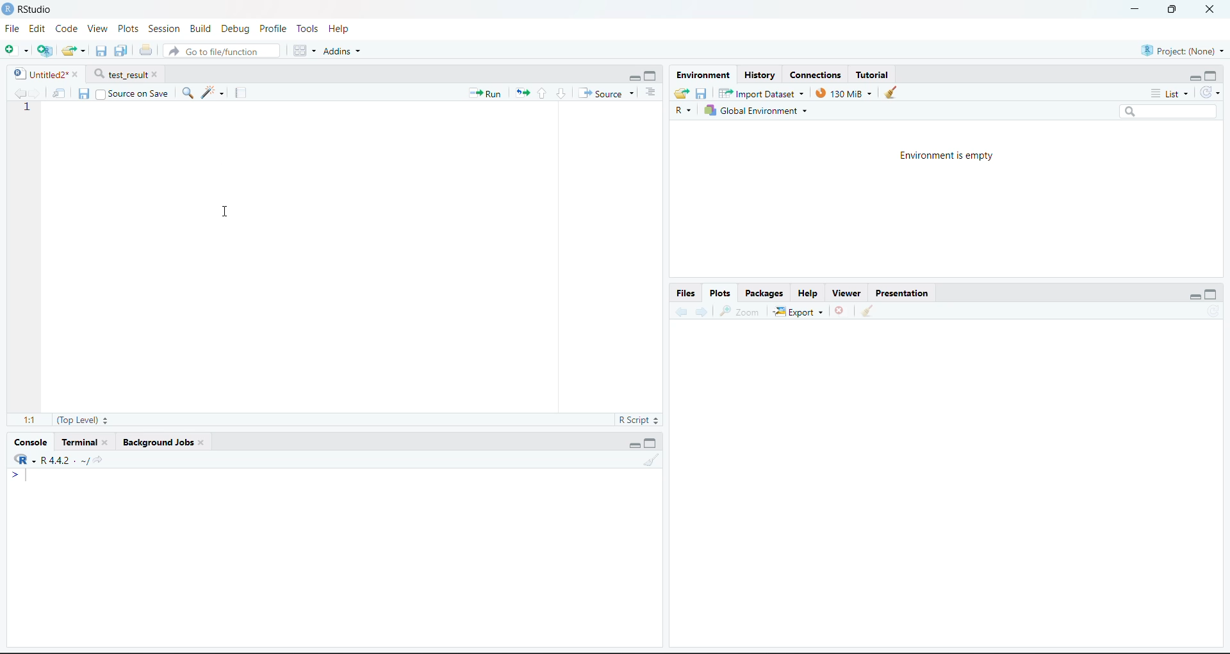 This screenshot has height=654, width=1230. What do you see at coordinates (1172, 113) in the screenshot?
I see `Search bar` at bounding box center [1172, 113].